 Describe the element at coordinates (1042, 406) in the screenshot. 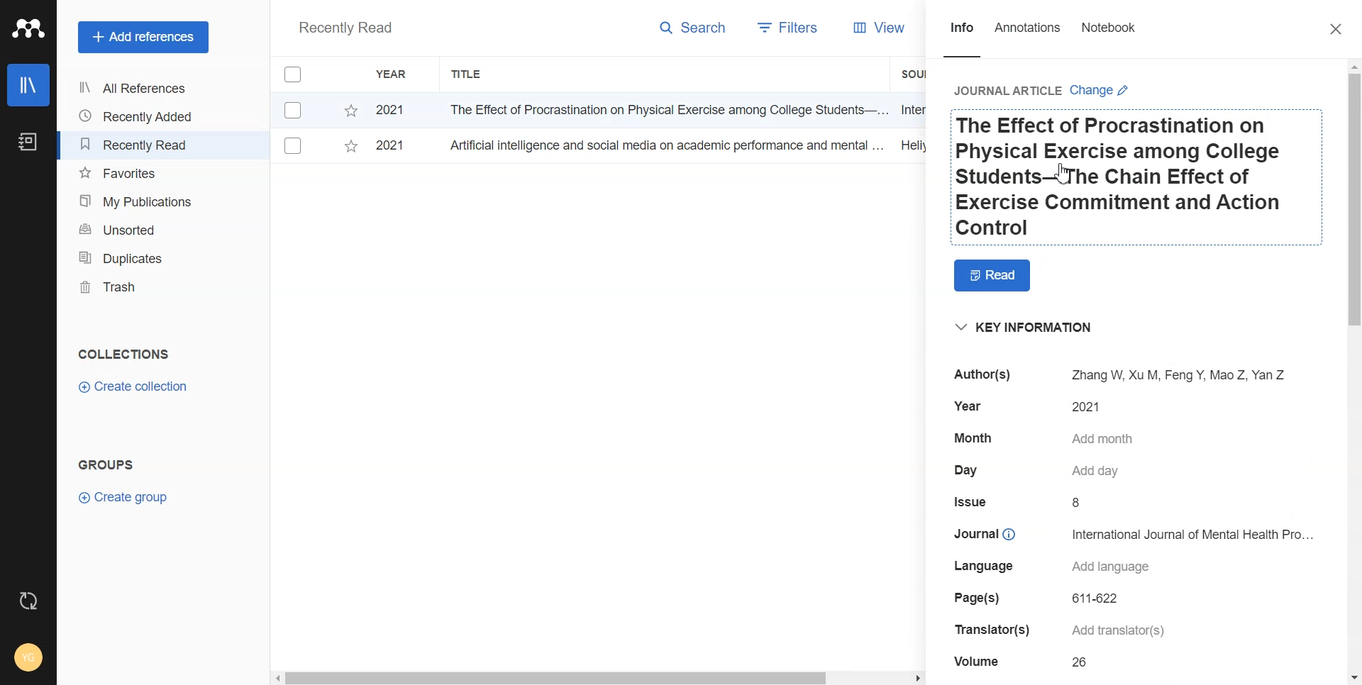

I see `Year 2021` at that location.